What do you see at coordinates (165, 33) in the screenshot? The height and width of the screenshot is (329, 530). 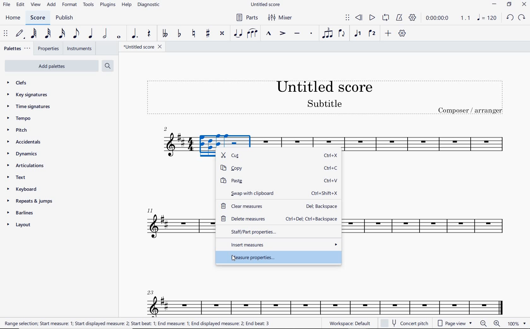 I see `TOGGLE-DOUBLE FLAT` at bounding box center [165, 33].